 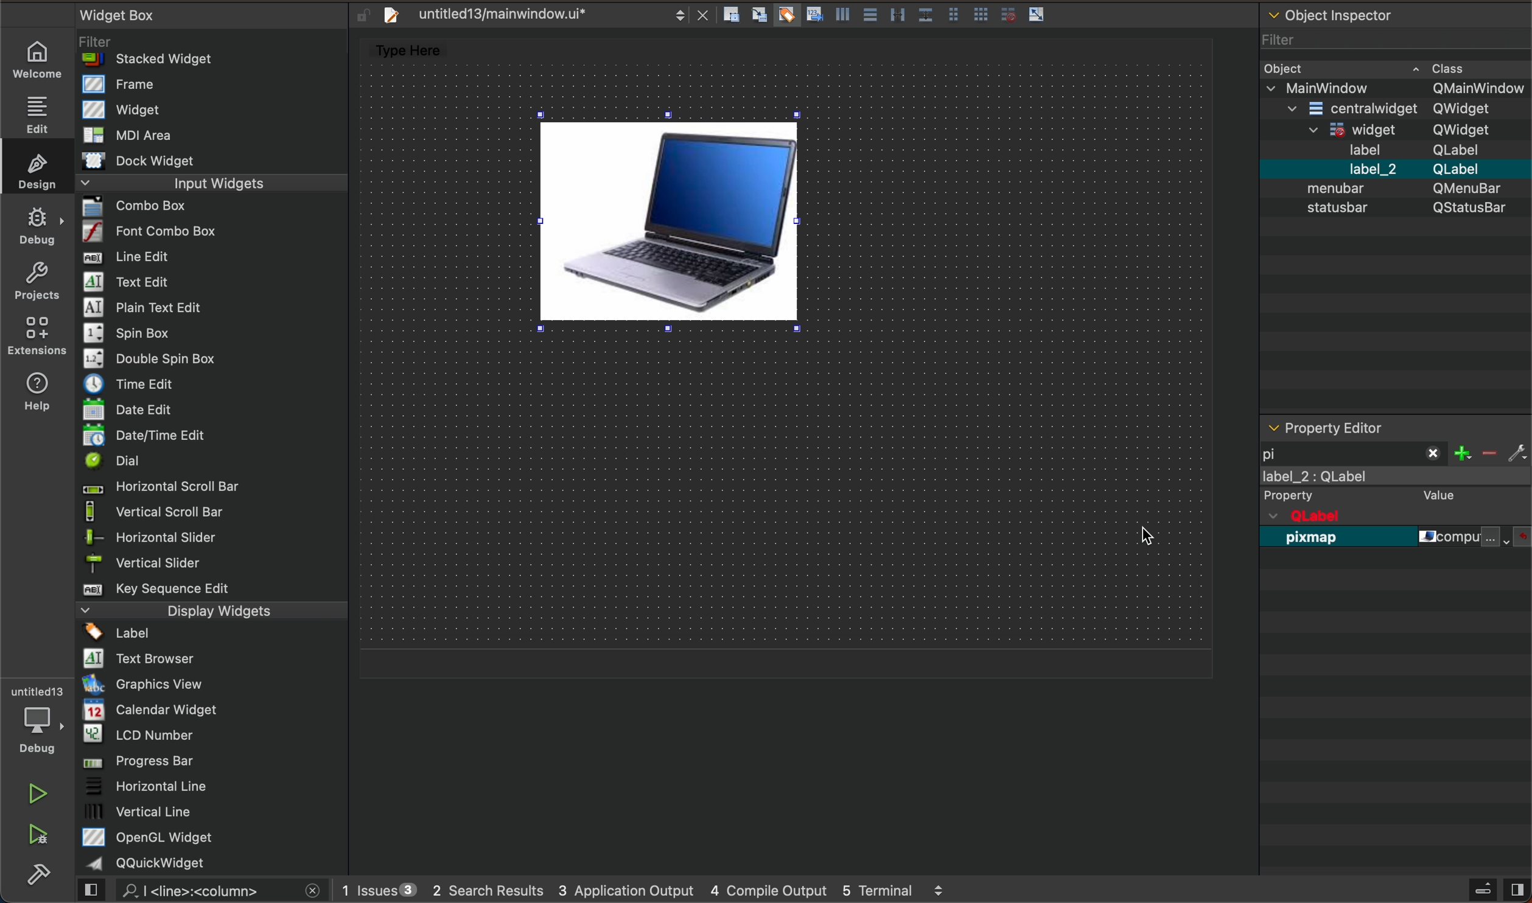 What do you see at coordinates (1393, 208) in the screenshot?
I see `object inspector` at bounding box center [1393, 208].